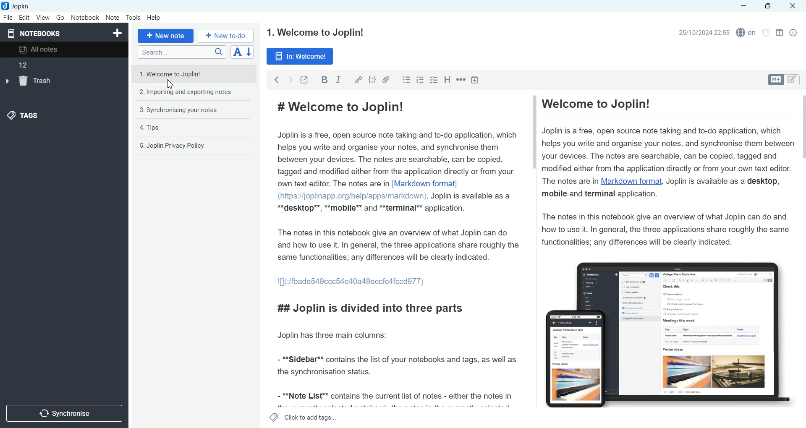  What do you see at coordinates (358, 80) in the screenshot?
I see `Hyperlink` at bounding box center [358, 80].